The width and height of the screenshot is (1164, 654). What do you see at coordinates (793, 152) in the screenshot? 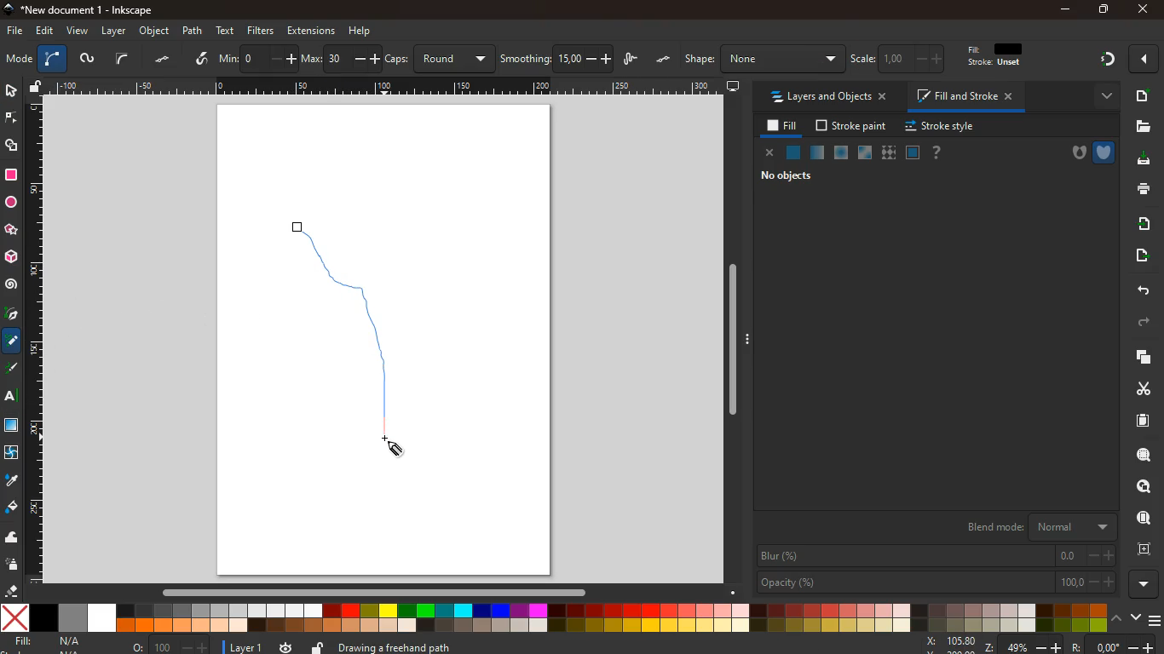
I see `normal` at bounding box center [793, 152].